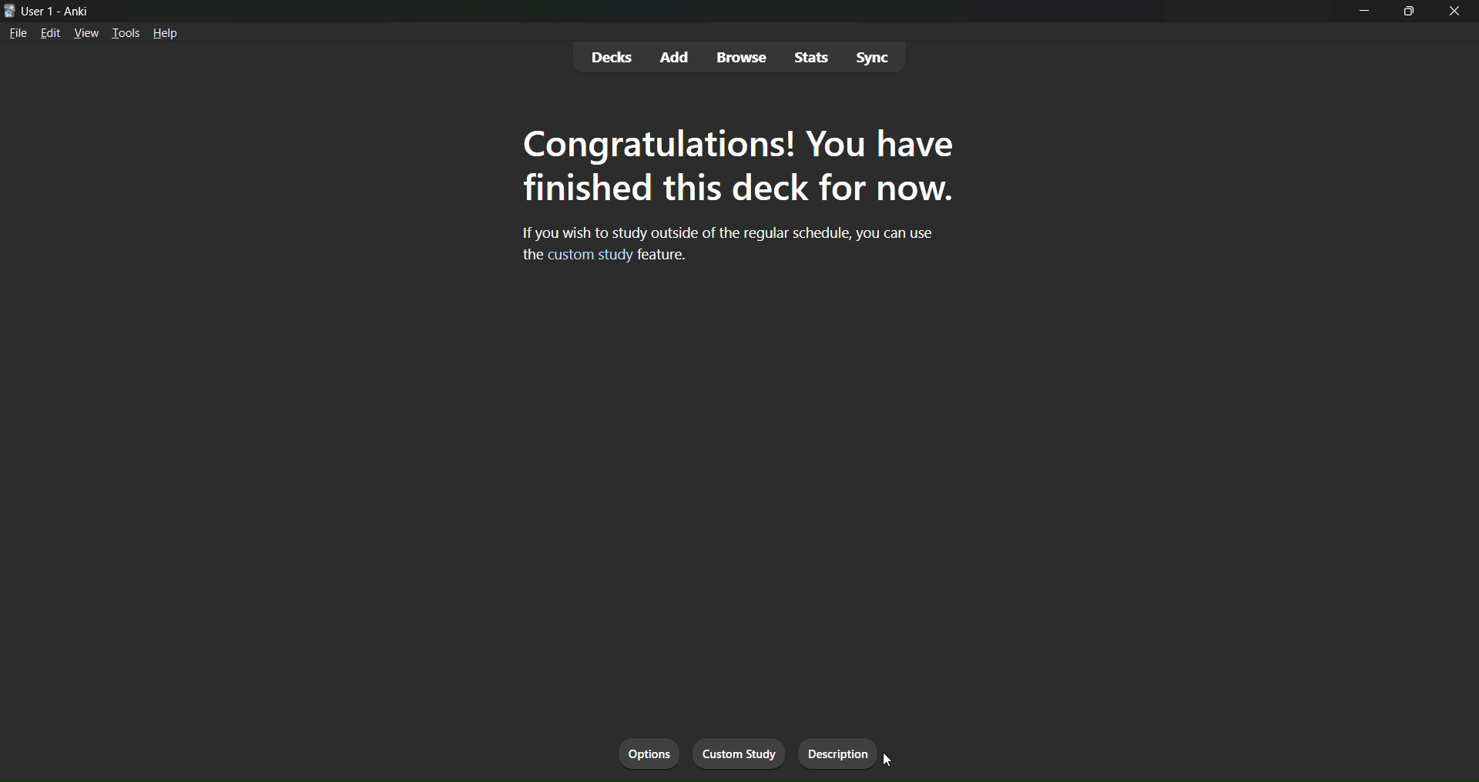 This screenshot has width=1479, height=782. Describe the element at coordinates (528, 256) in the screenshot. I see `the` at that location.